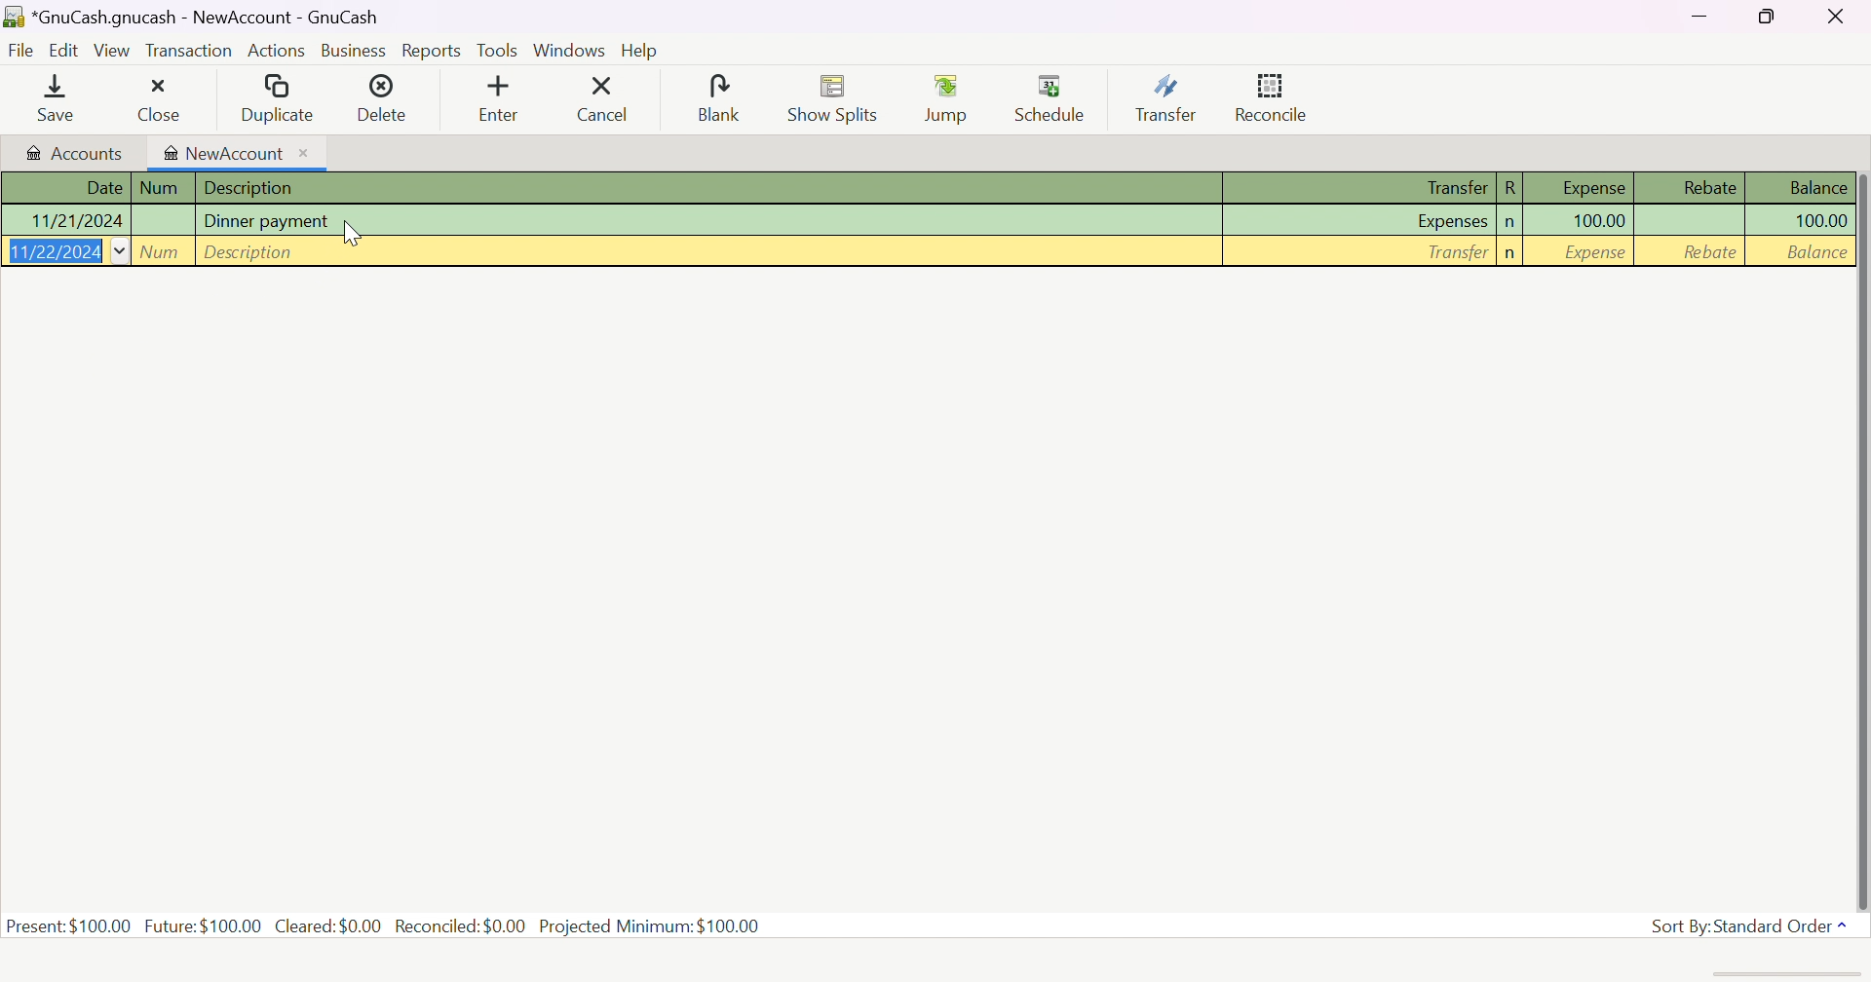  I want to click on Description, so click(255, 189).